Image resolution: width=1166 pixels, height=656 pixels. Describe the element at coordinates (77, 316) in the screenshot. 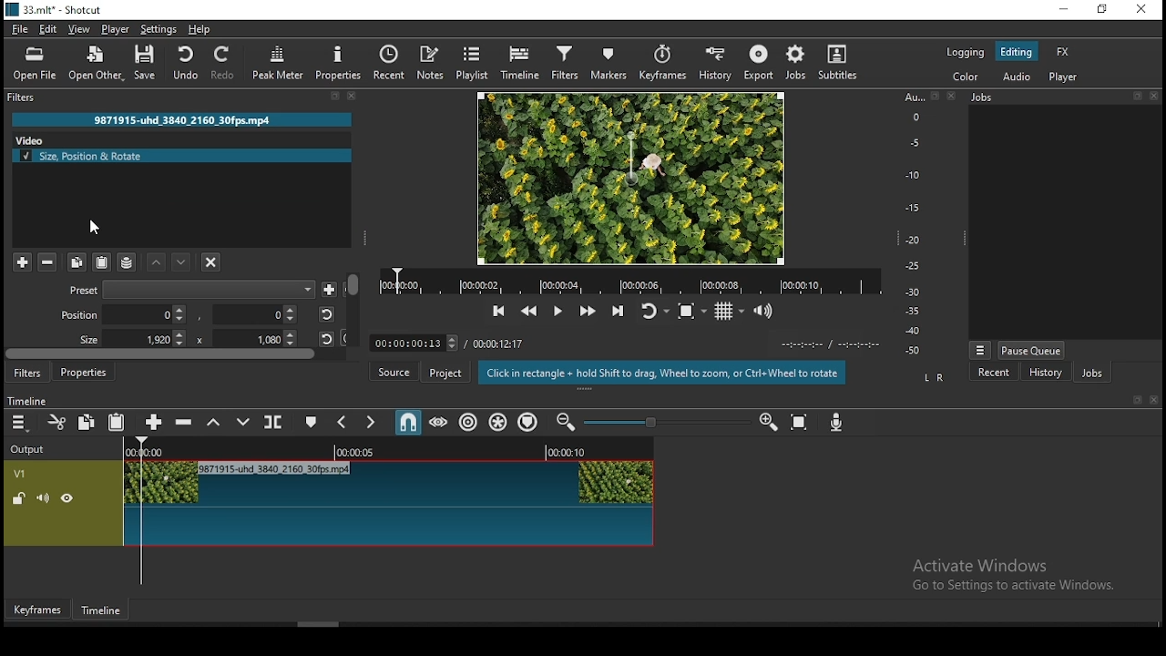

I see `Position` at that location.